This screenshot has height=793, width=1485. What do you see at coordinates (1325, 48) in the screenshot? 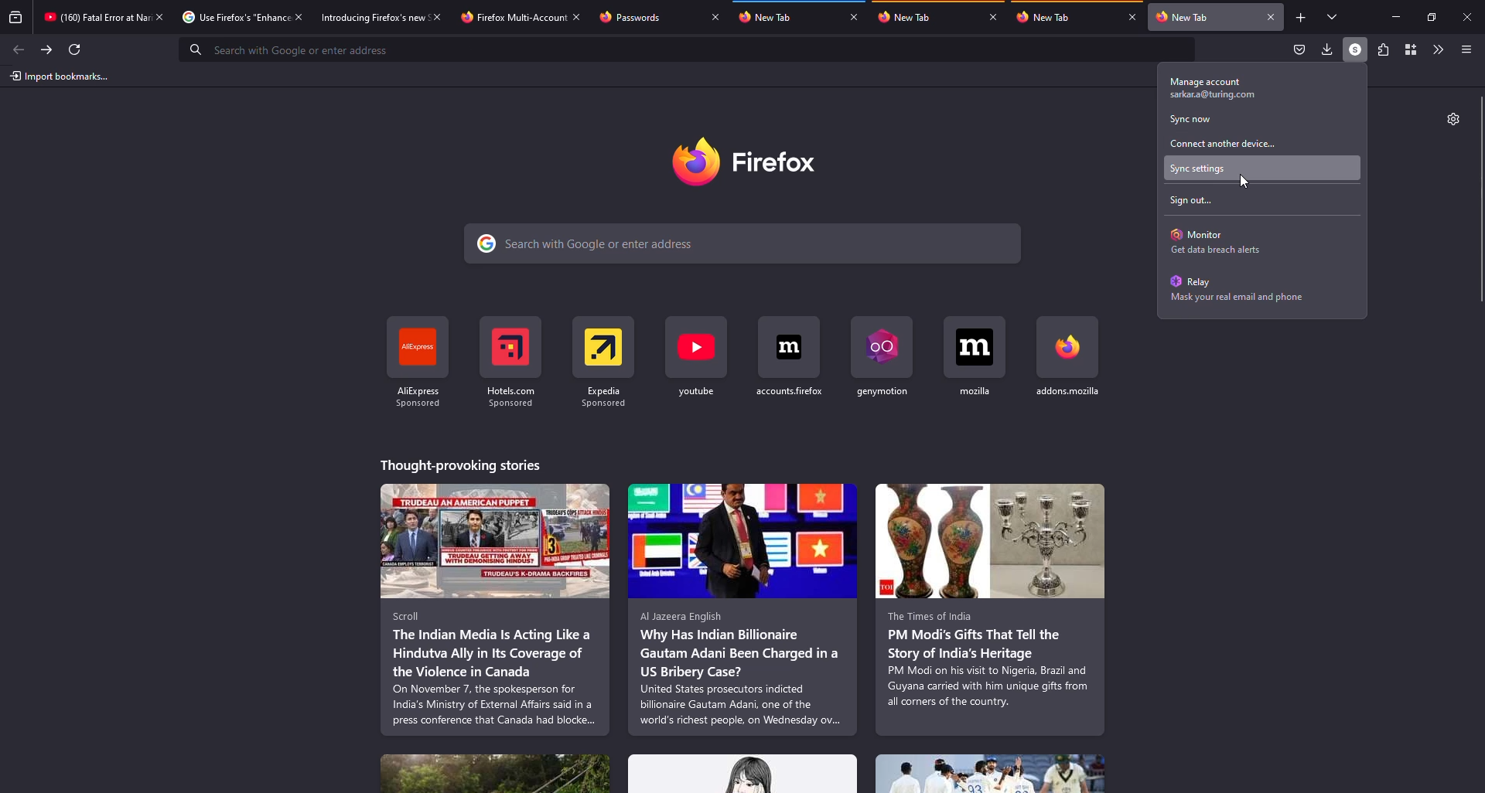
I see `downloads` at bounding box center [1325, 48].